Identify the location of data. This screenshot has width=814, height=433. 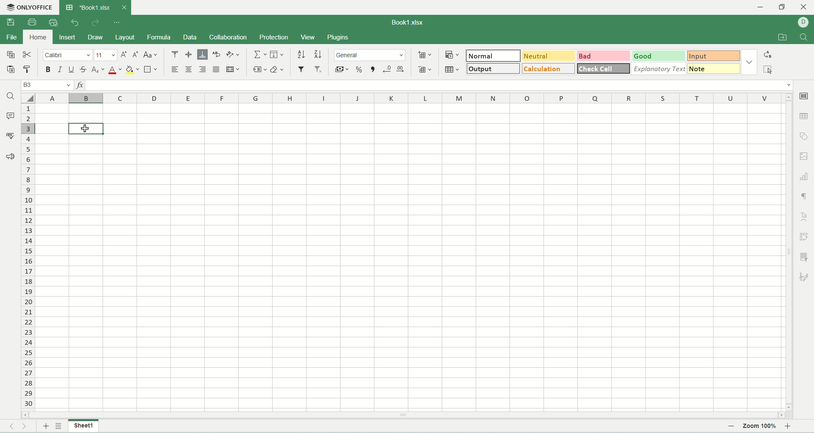
(190, 37).